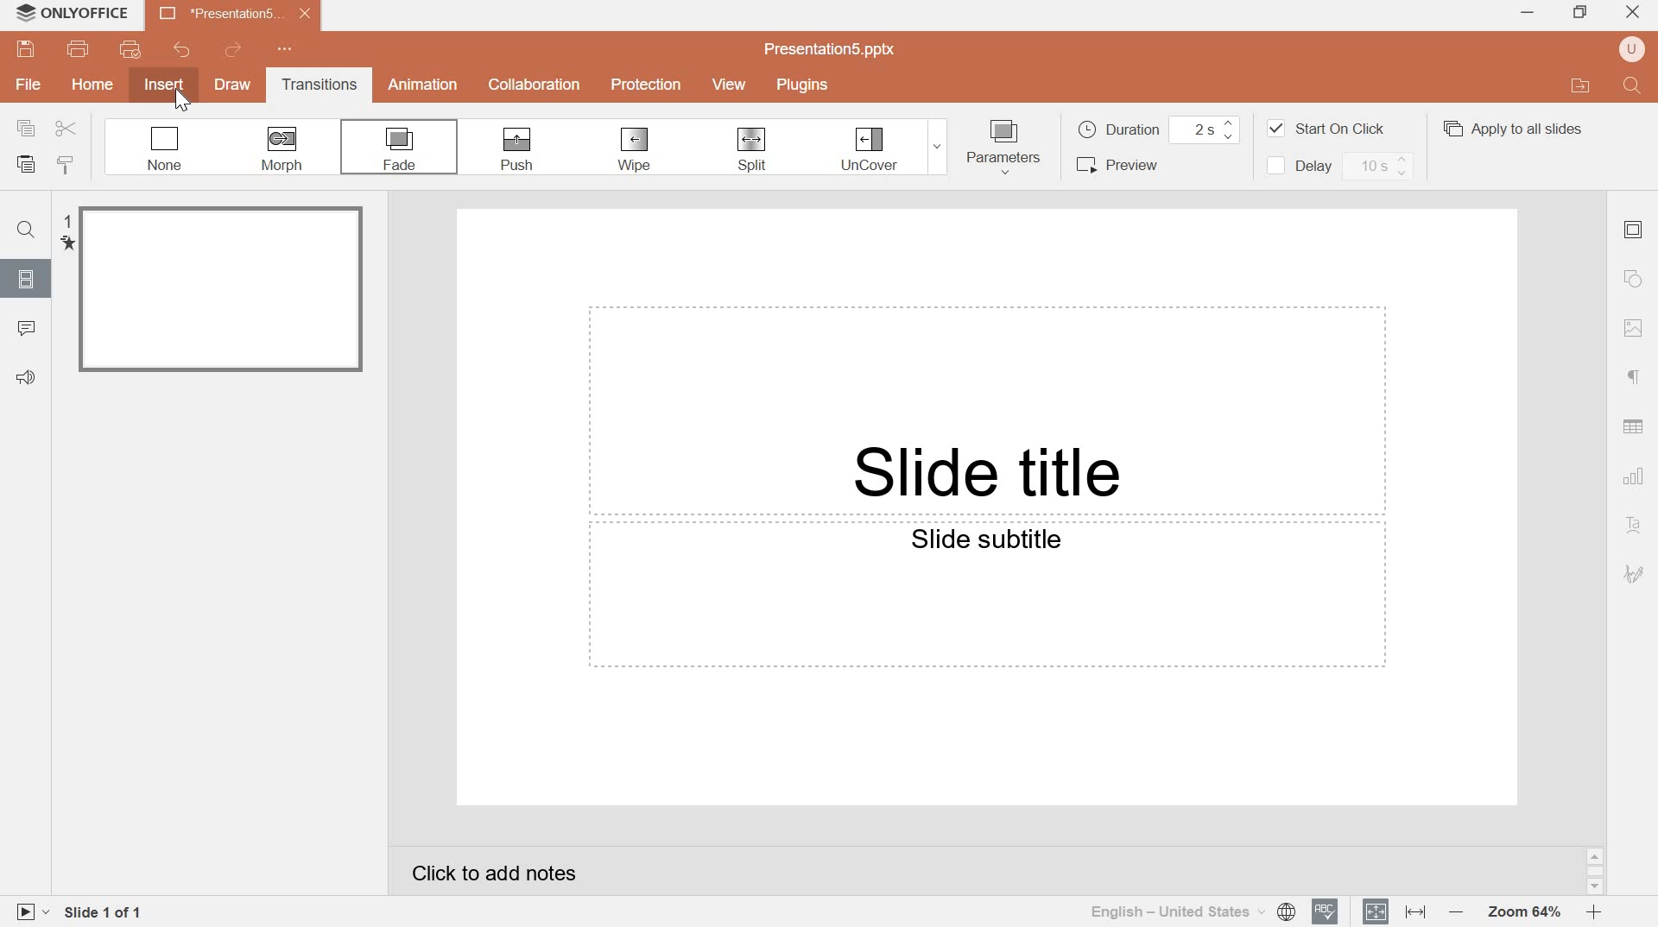  Describe the element at coordinates (79, 49) in the screenshot. I see `print` at that location.